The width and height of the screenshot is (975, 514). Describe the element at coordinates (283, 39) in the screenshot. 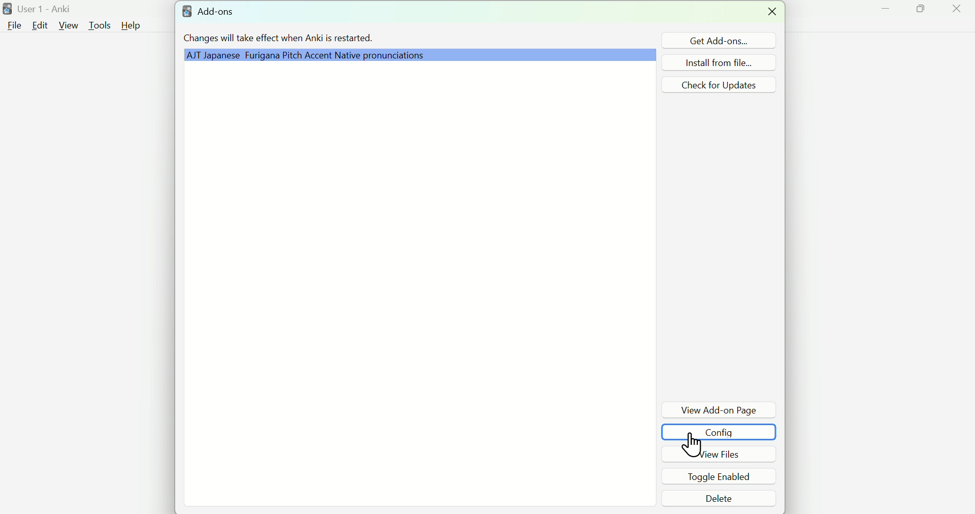

I see `Changes will take effect when Anki is restarted` at that location.